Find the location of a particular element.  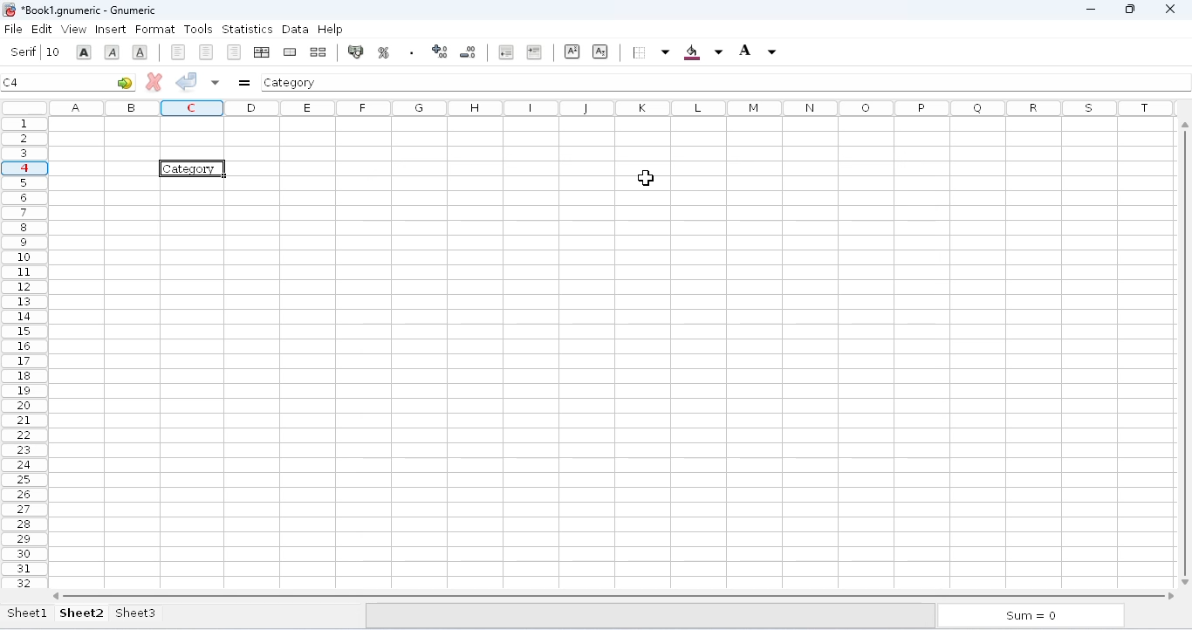

set the format of the selected cells to include a thousands separator is located at coordinates (443, 53).